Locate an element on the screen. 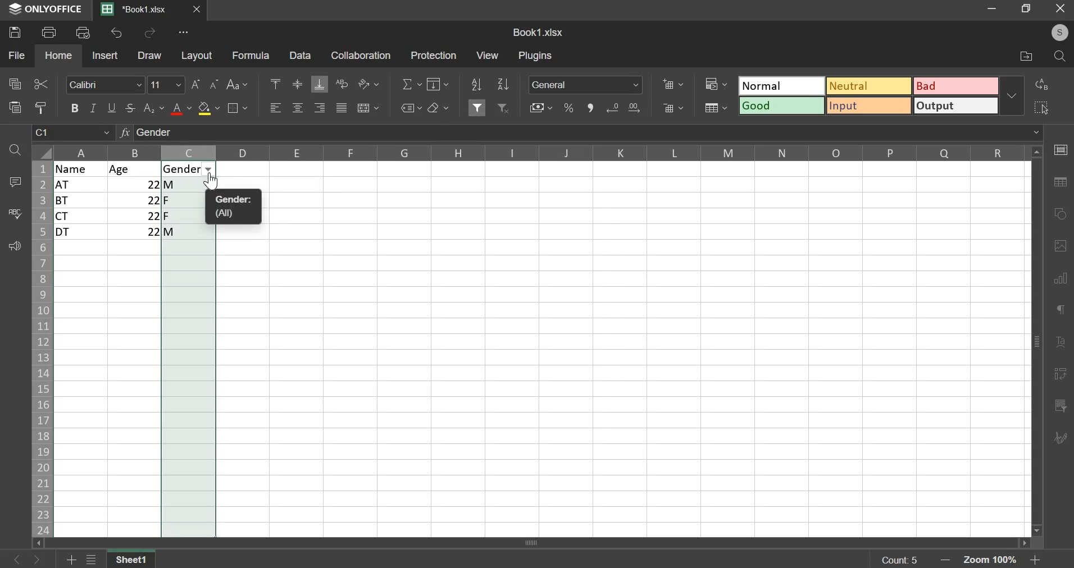 The height and width of the screenshot is (568, 1074). remove filter is located at coordinates (504, 108).